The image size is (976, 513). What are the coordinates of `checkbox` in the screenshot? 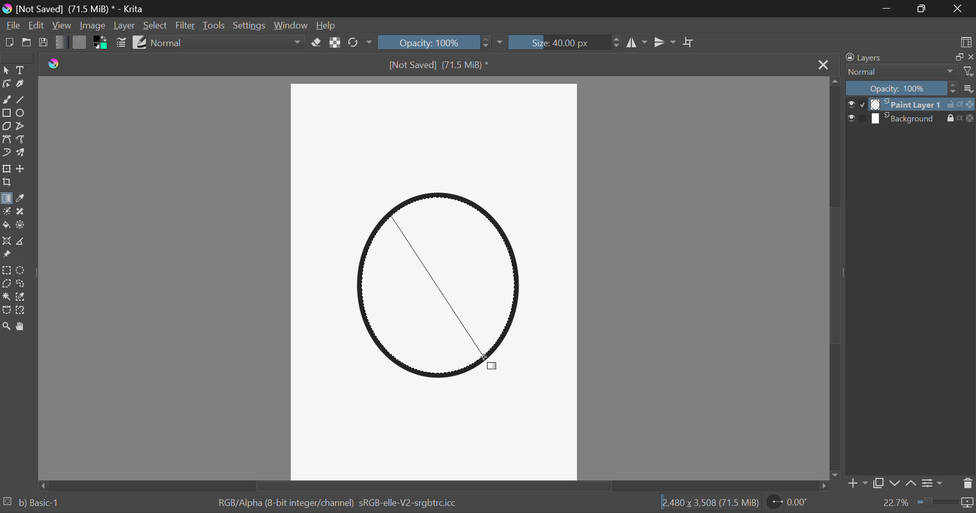 It's located at (856, 105).